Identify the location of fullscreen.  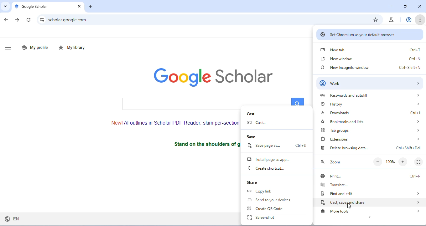
(419, 162).